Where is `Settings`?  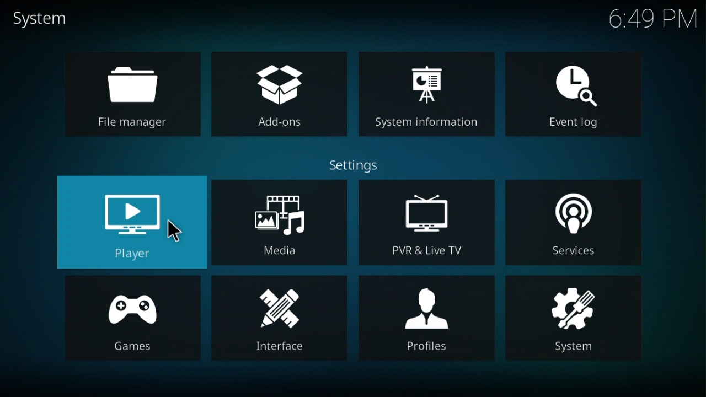 Settings is located at coordinates (357, 163).